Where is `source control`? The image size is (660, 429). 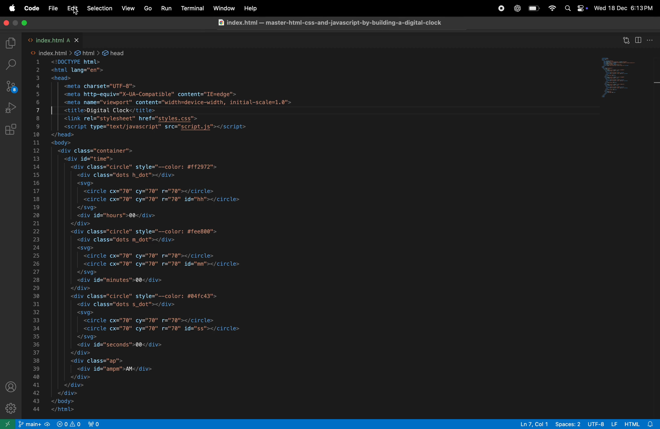
source control is located at coordinates (12, 87).